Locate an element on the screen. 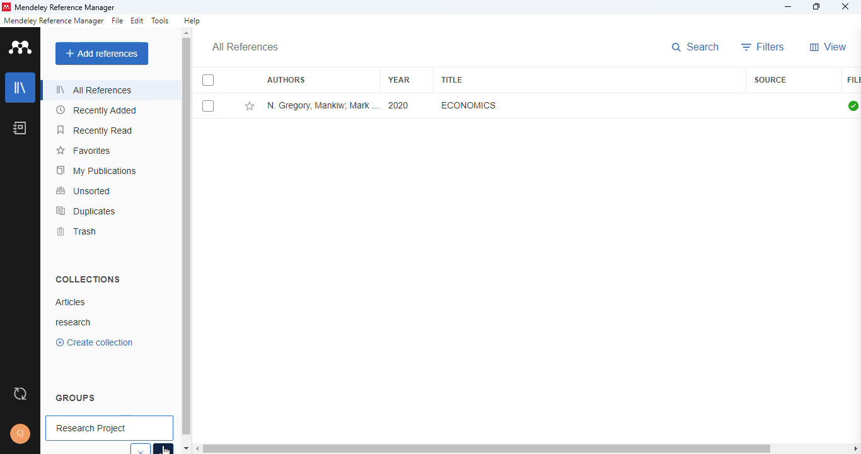 Image resolution: width=861 pixels, height=454 pixels. 2020 is located at coordinates (399, 105).